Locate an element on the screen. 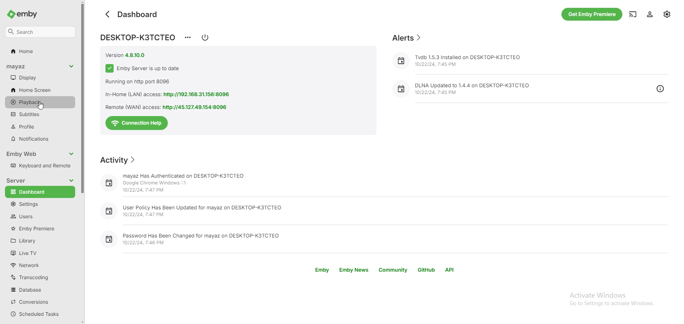  playback is located at coordinates (40, 102).